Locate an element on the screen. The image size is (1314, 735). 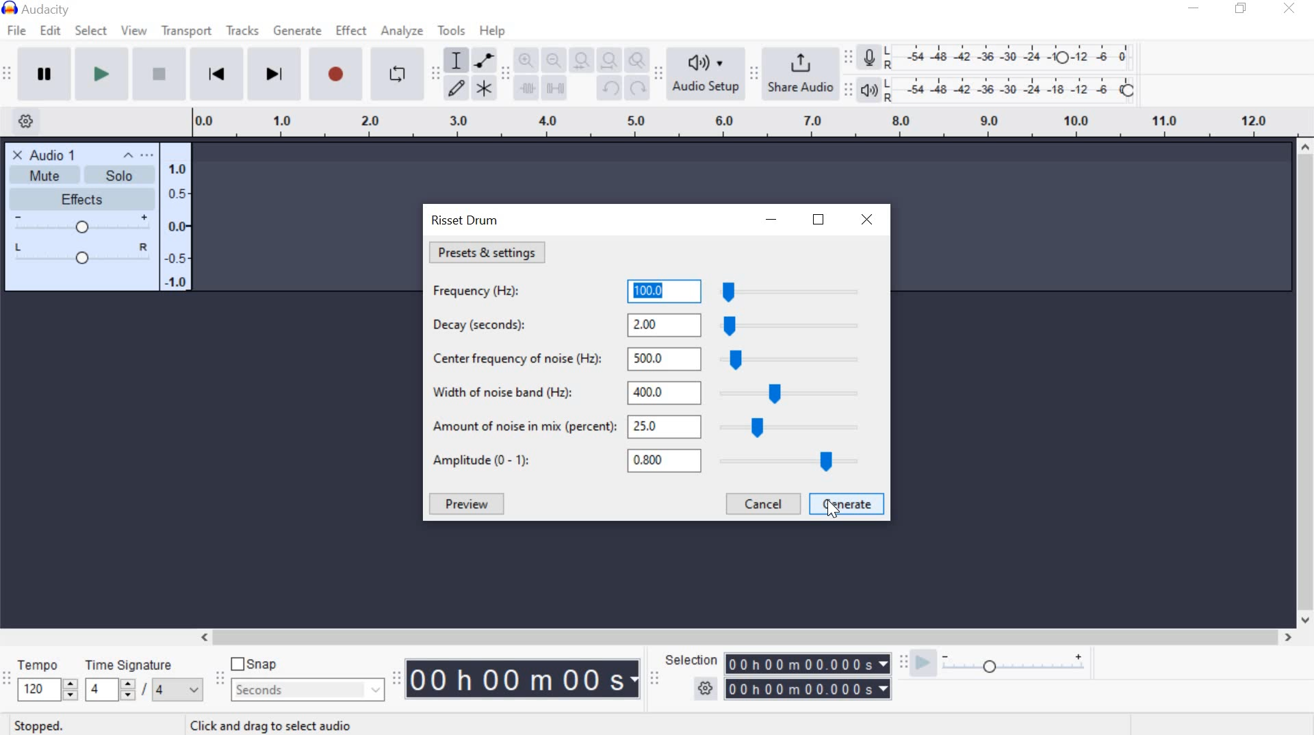
analyze is located at coordinates (404, 33).